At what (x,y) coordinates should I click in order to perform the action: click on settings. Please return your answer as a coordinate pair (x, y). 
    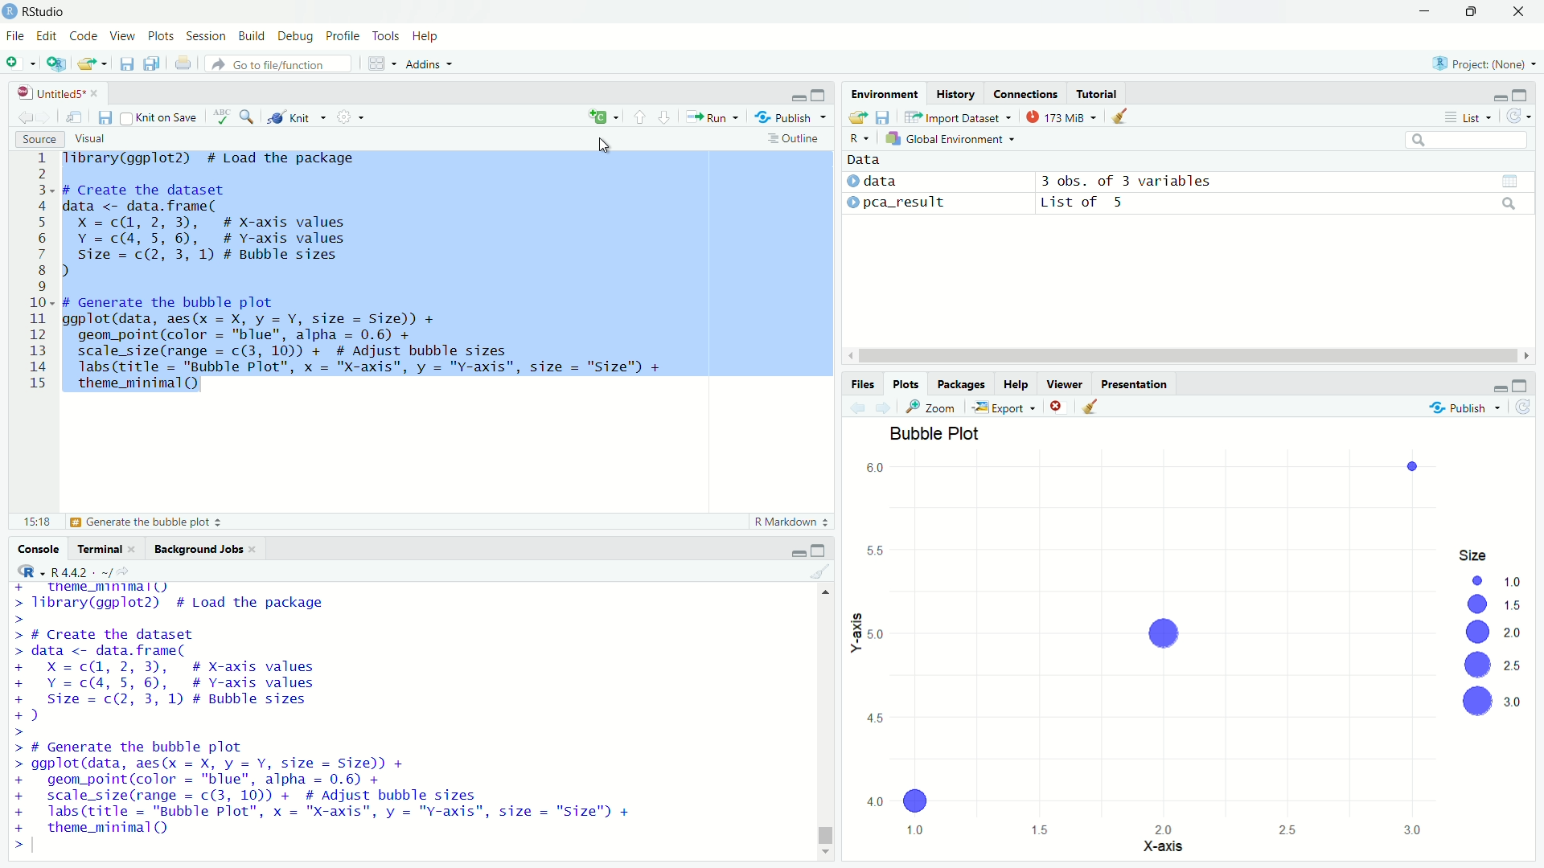
    Looking at the image, I should click on (350, 117).